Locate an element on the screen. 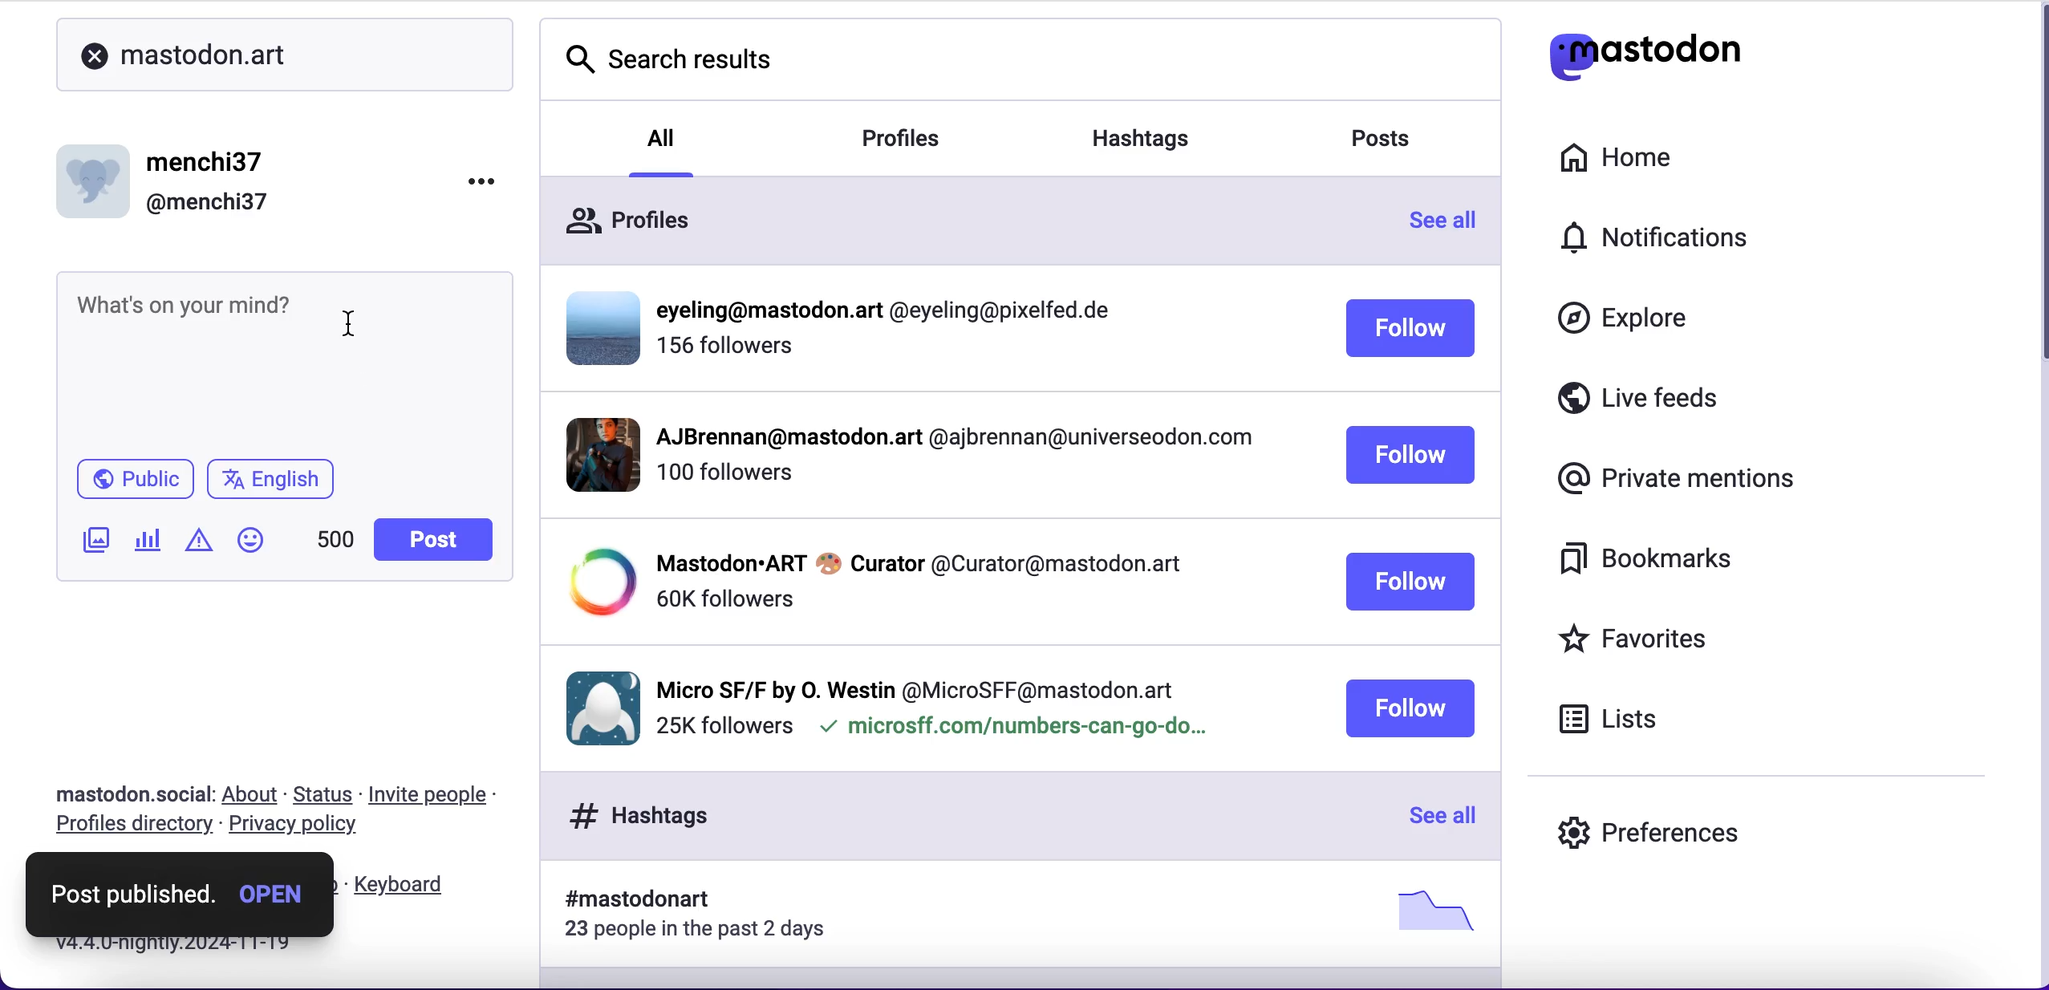 The width and height of the screenshot is (2049, 990). mastodon.art is located at coordinates (191, 47).